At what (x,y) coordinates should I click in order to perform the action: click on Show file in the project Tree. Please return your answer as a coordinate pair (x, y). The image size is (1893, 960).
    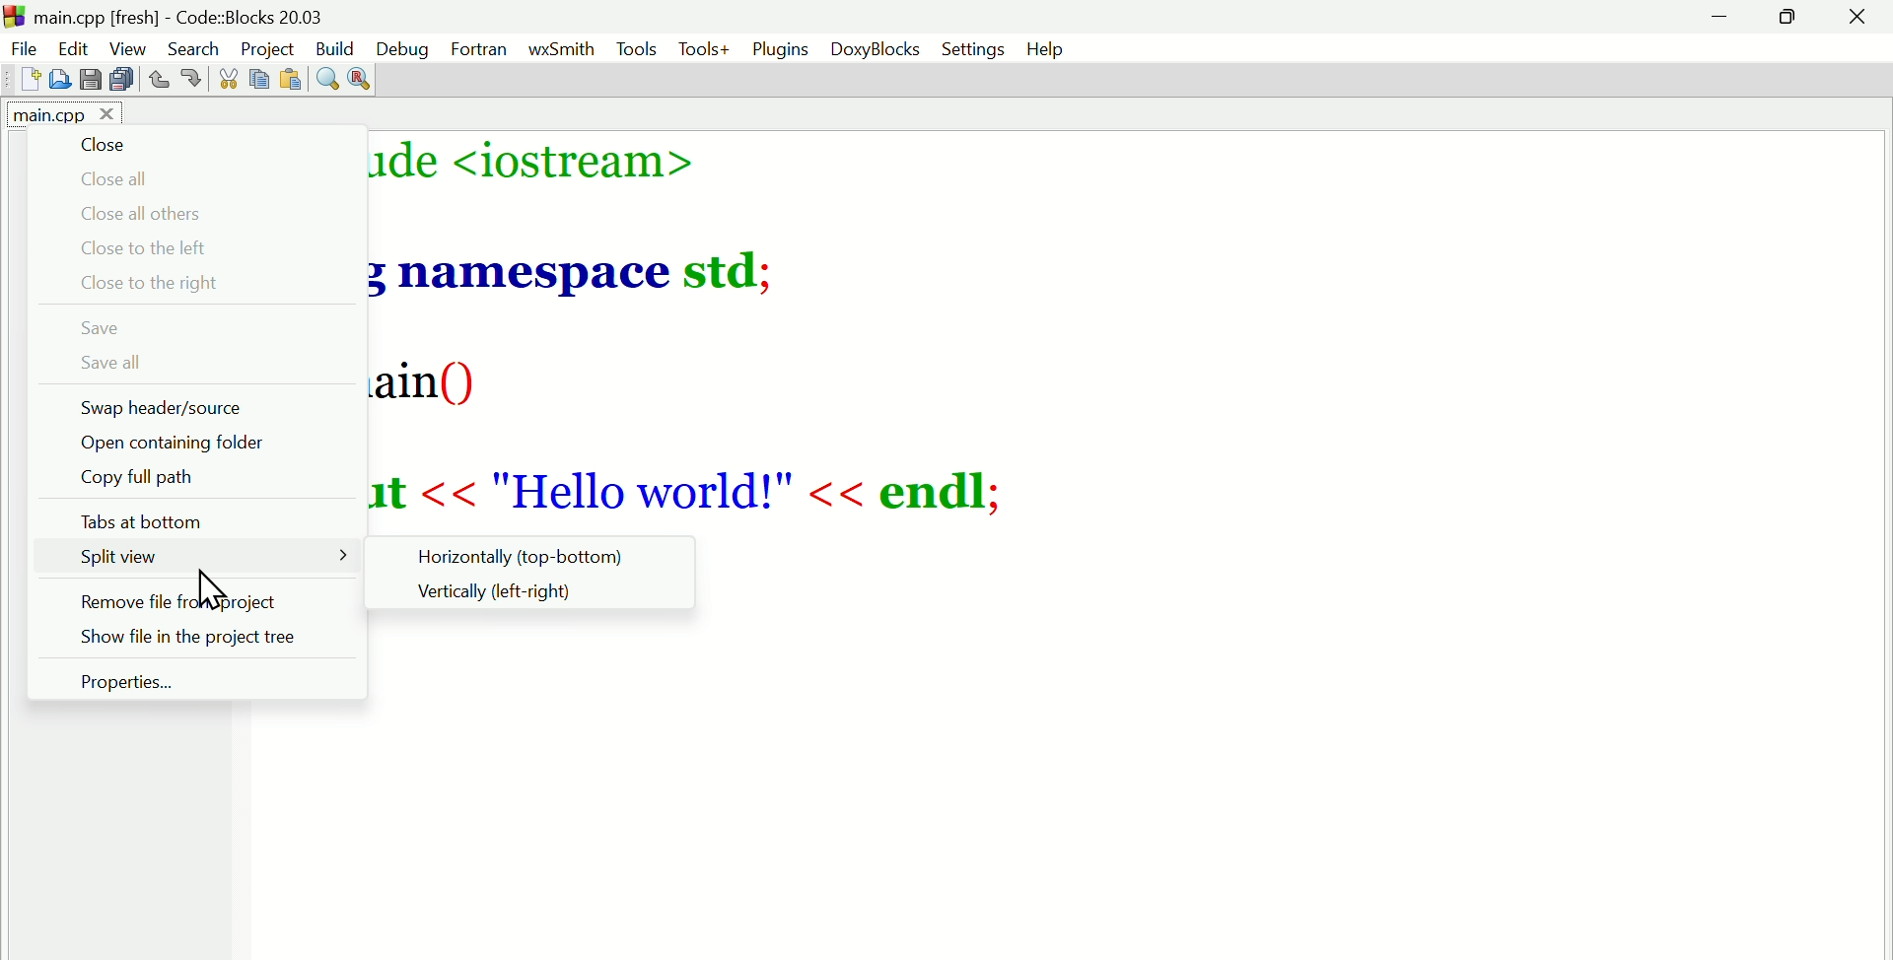
    Looking at the image, I should click on (195, 642).